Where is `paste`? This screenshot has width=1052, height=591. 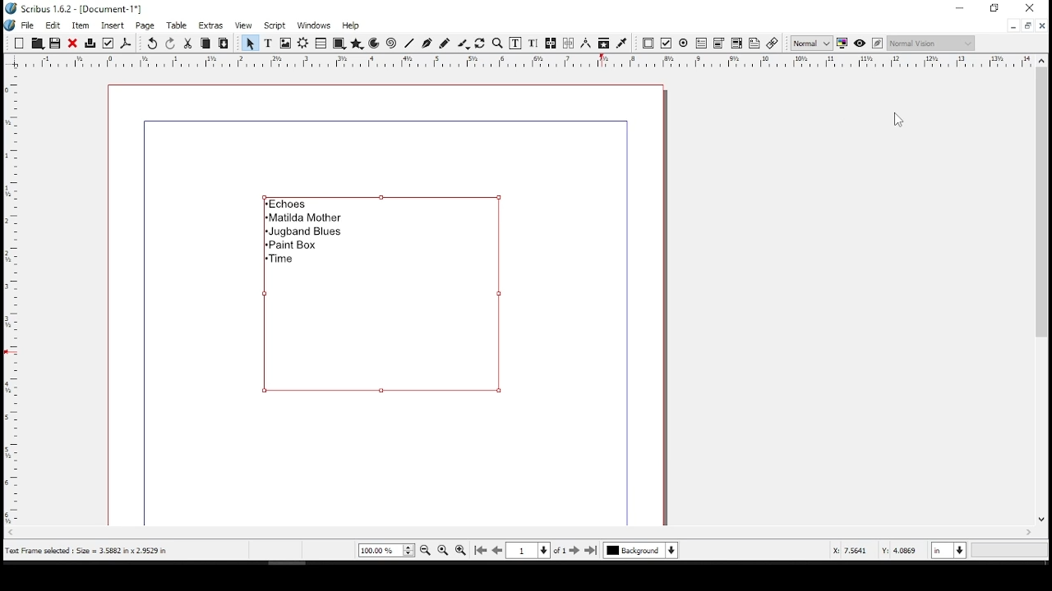 paste is located at coordinates (224, 44).